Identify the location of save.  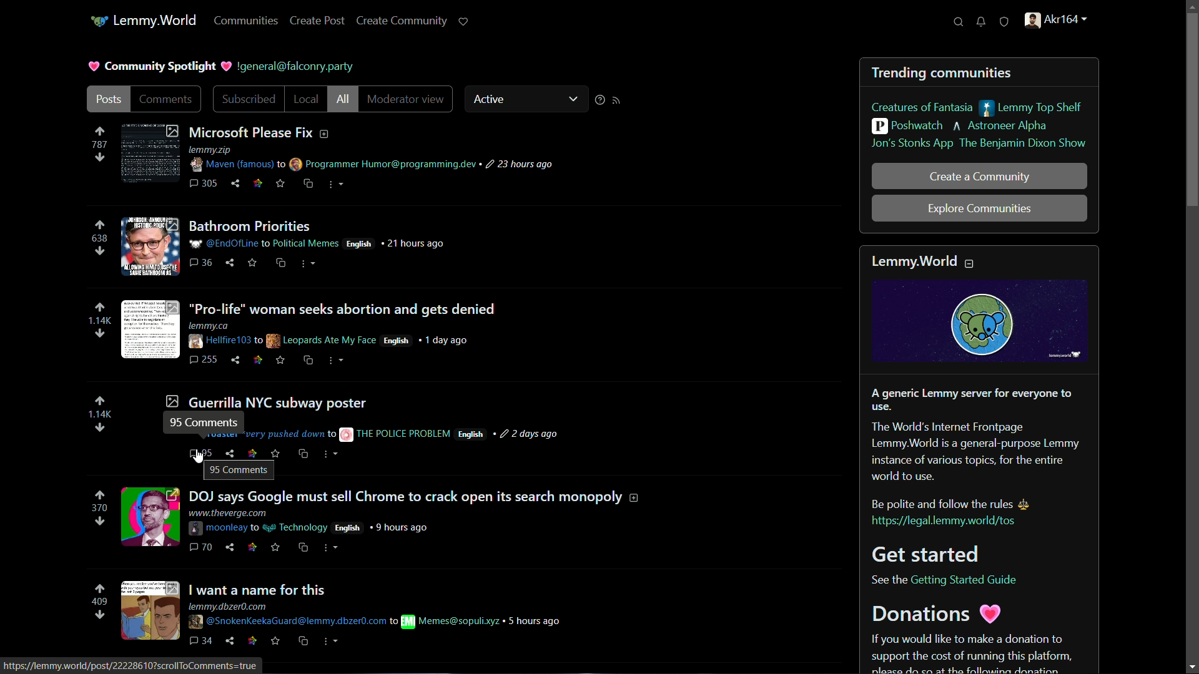
(274, 547).